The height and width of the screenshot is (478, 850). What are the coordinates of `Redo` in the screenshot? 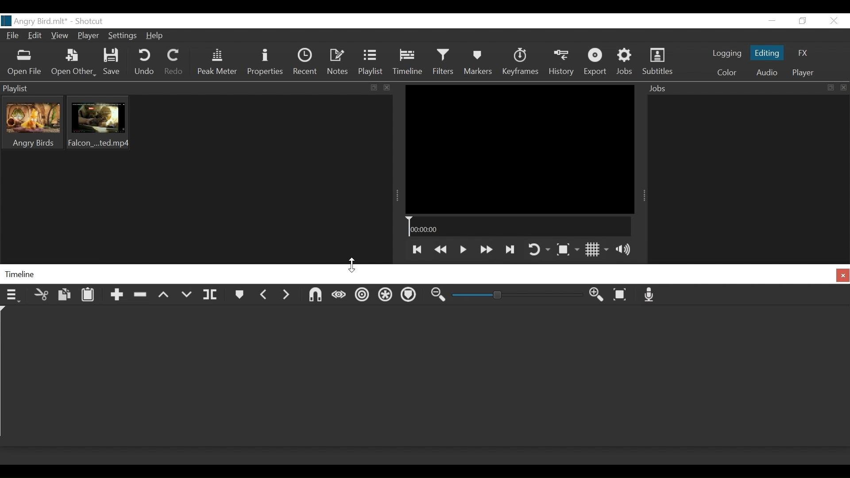 It's located at (174, 62).